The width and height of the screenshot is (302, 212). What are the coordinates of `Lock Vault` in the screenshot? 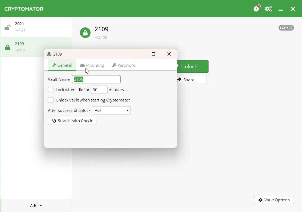 It's located at (18, 46).